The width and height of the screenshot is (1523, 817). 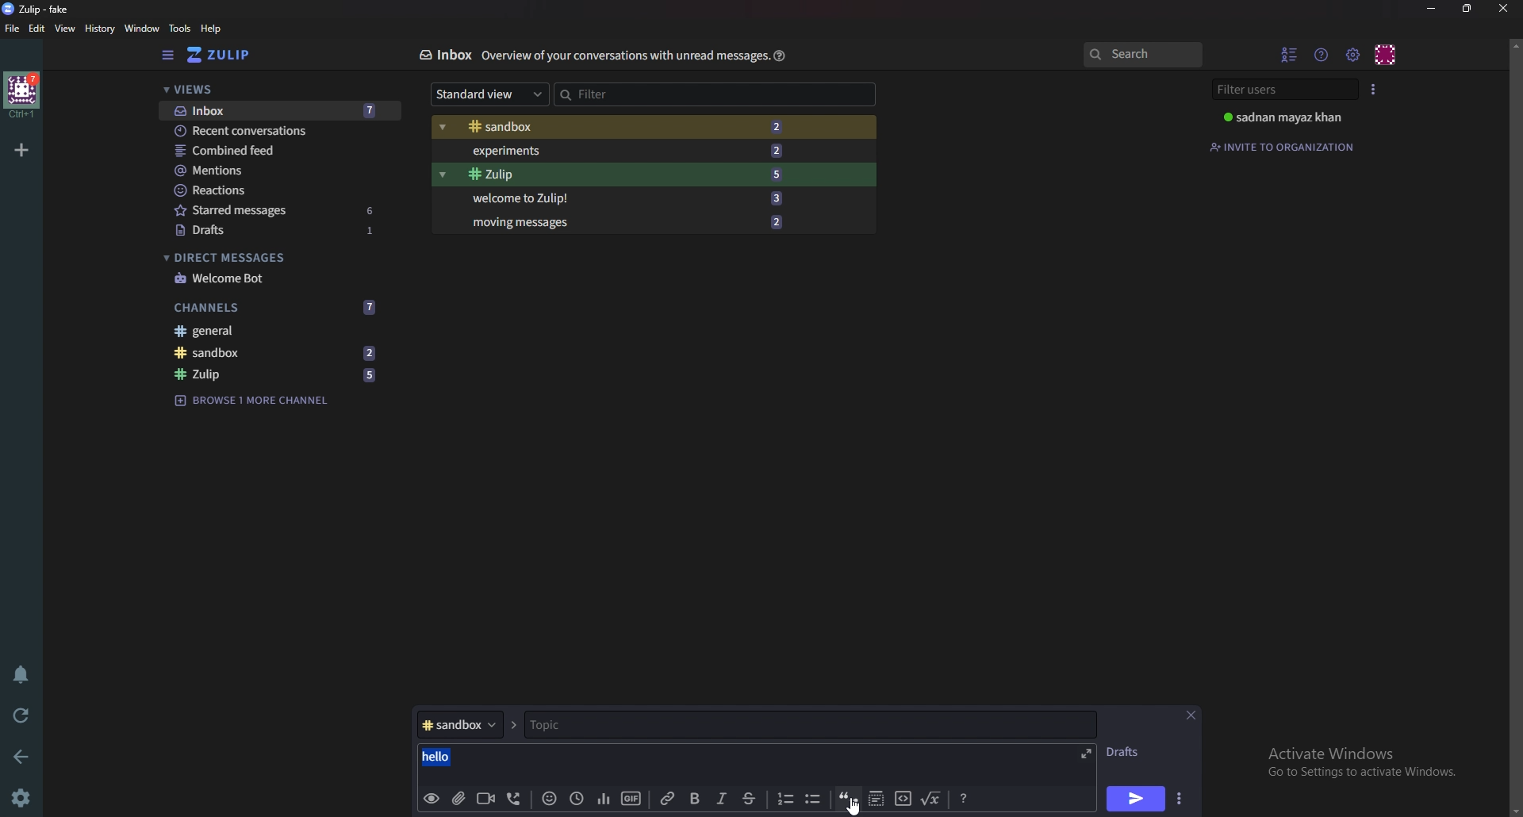 I want to click on 7, so click(x=378, y=109).